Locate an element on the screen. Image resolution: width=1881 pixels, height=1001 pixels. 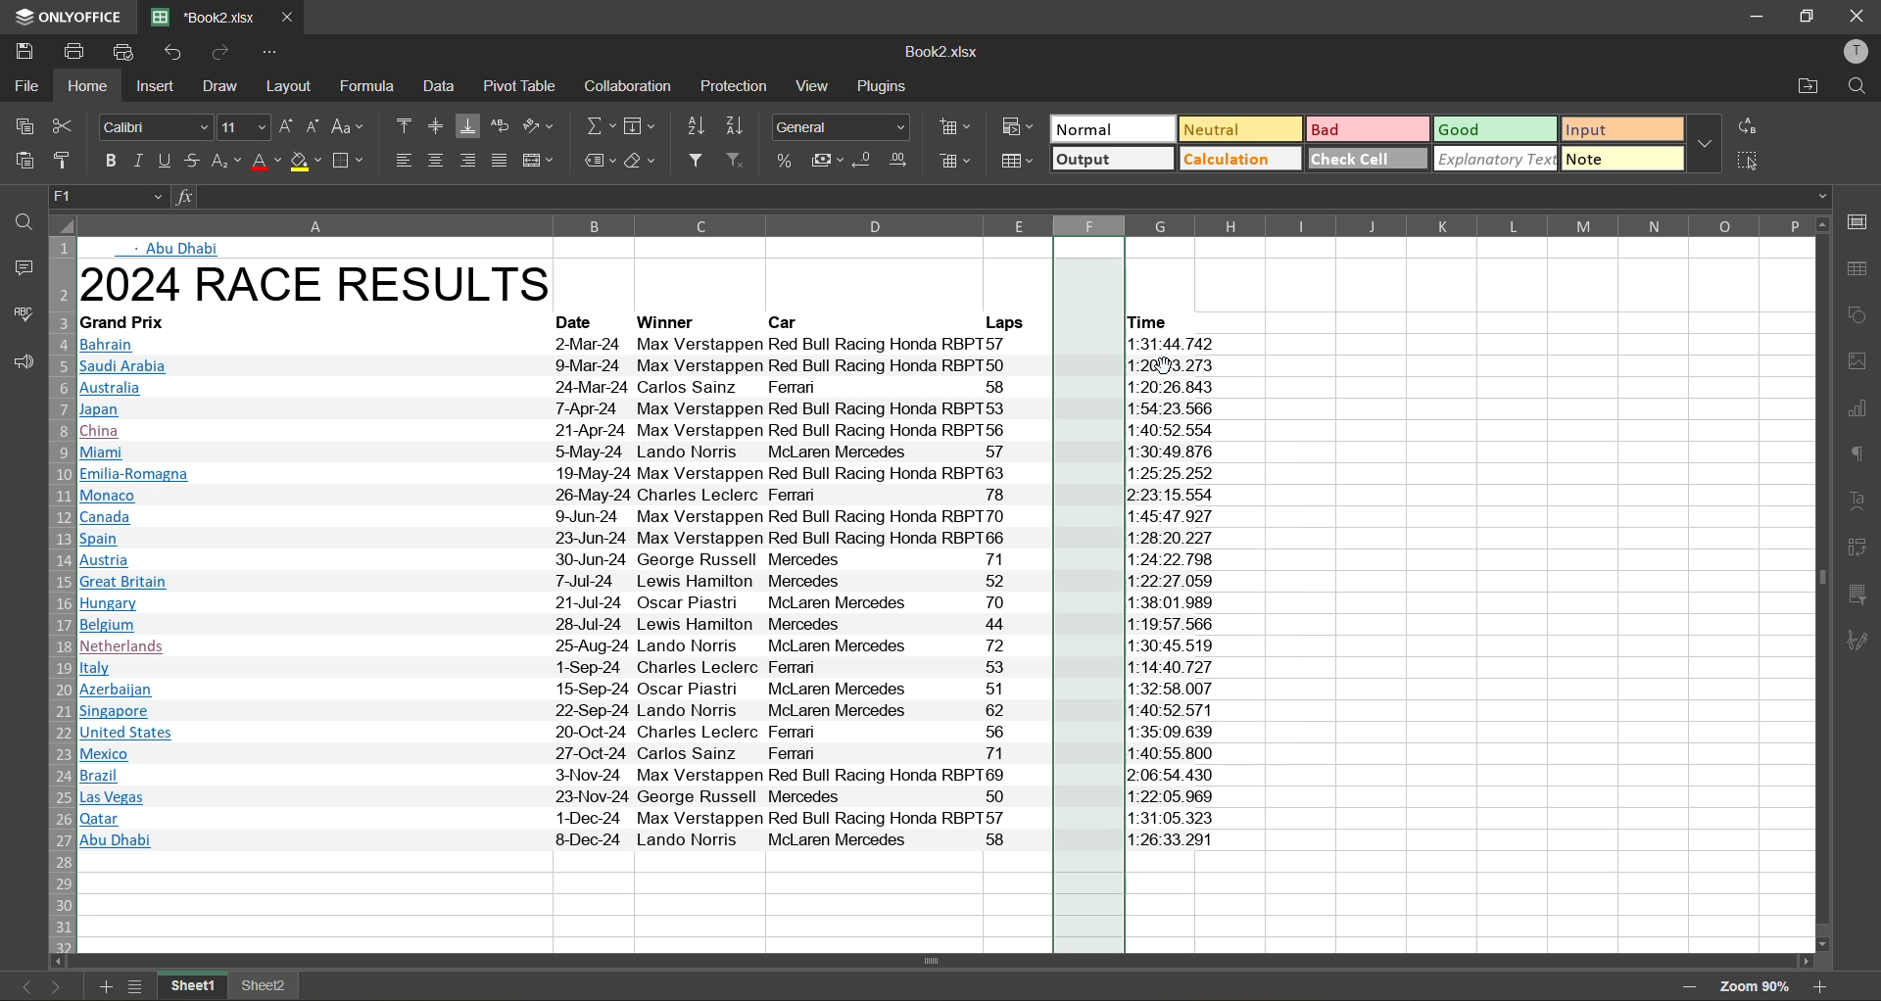
neutral is located at coordinates (1239, 131).